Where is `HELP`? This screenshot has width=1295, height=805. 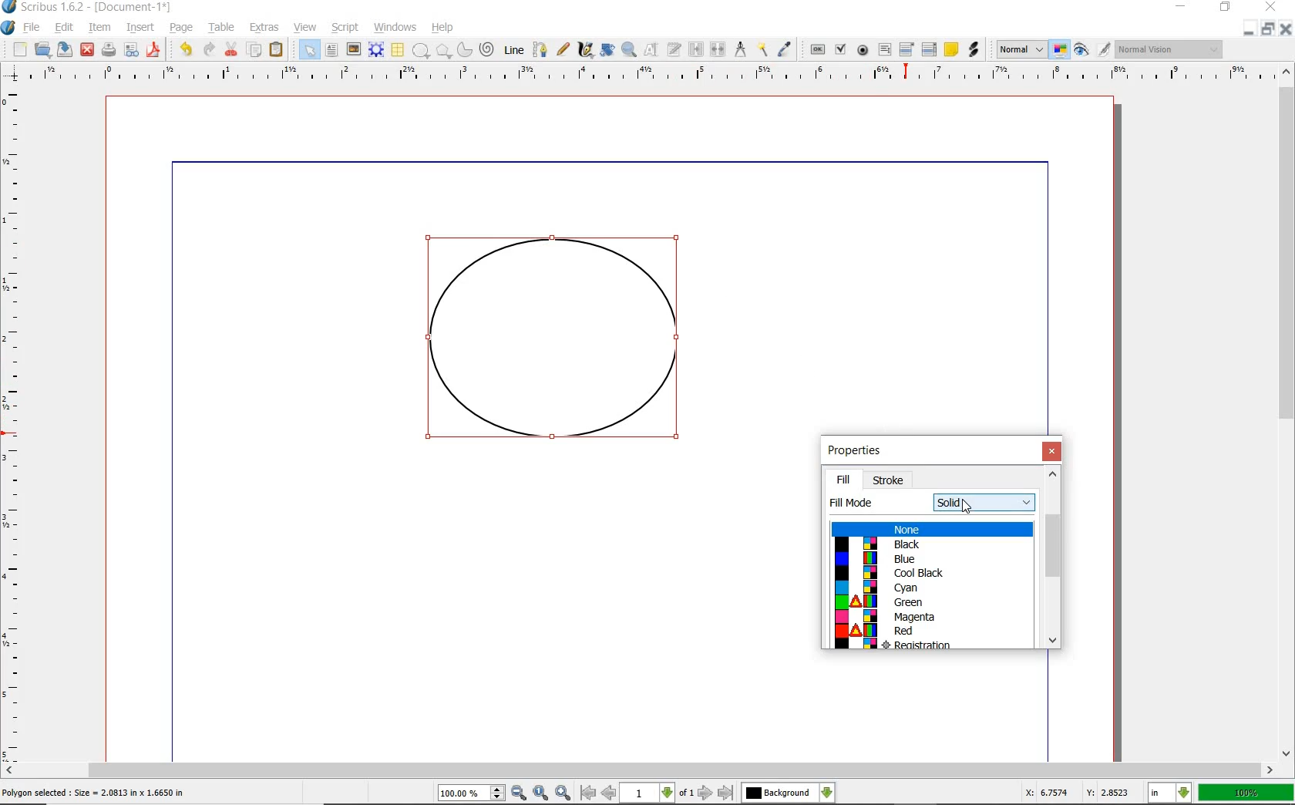
HELP is located at coordinates (446, 26).